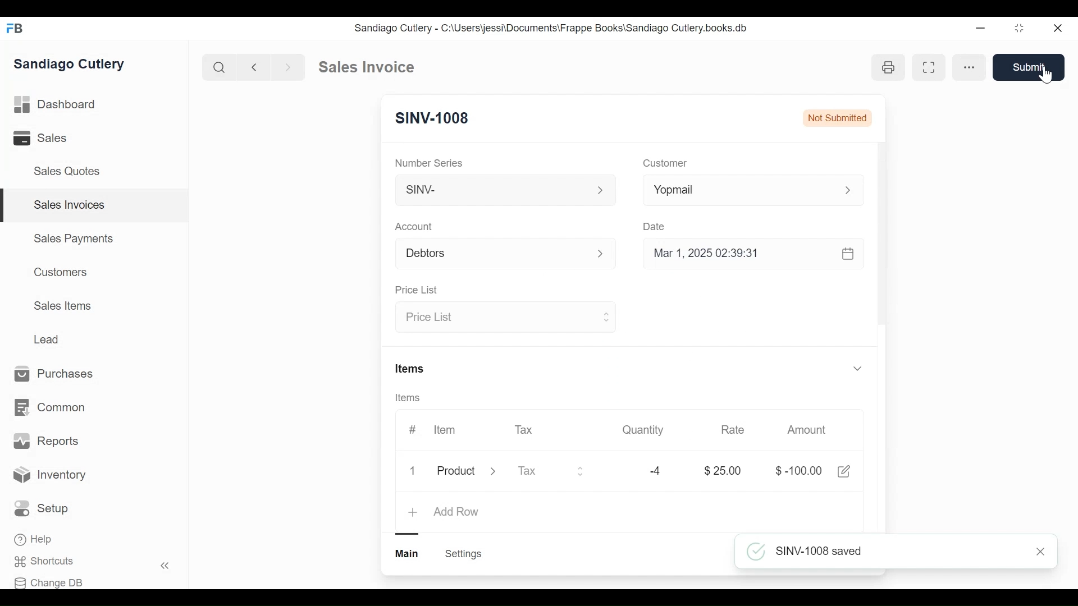 Image resolution: width=1078 pixels, height=606 pixels. Describe the element at coordinates (412, 429) in the screenshot. I see `#` at that location.